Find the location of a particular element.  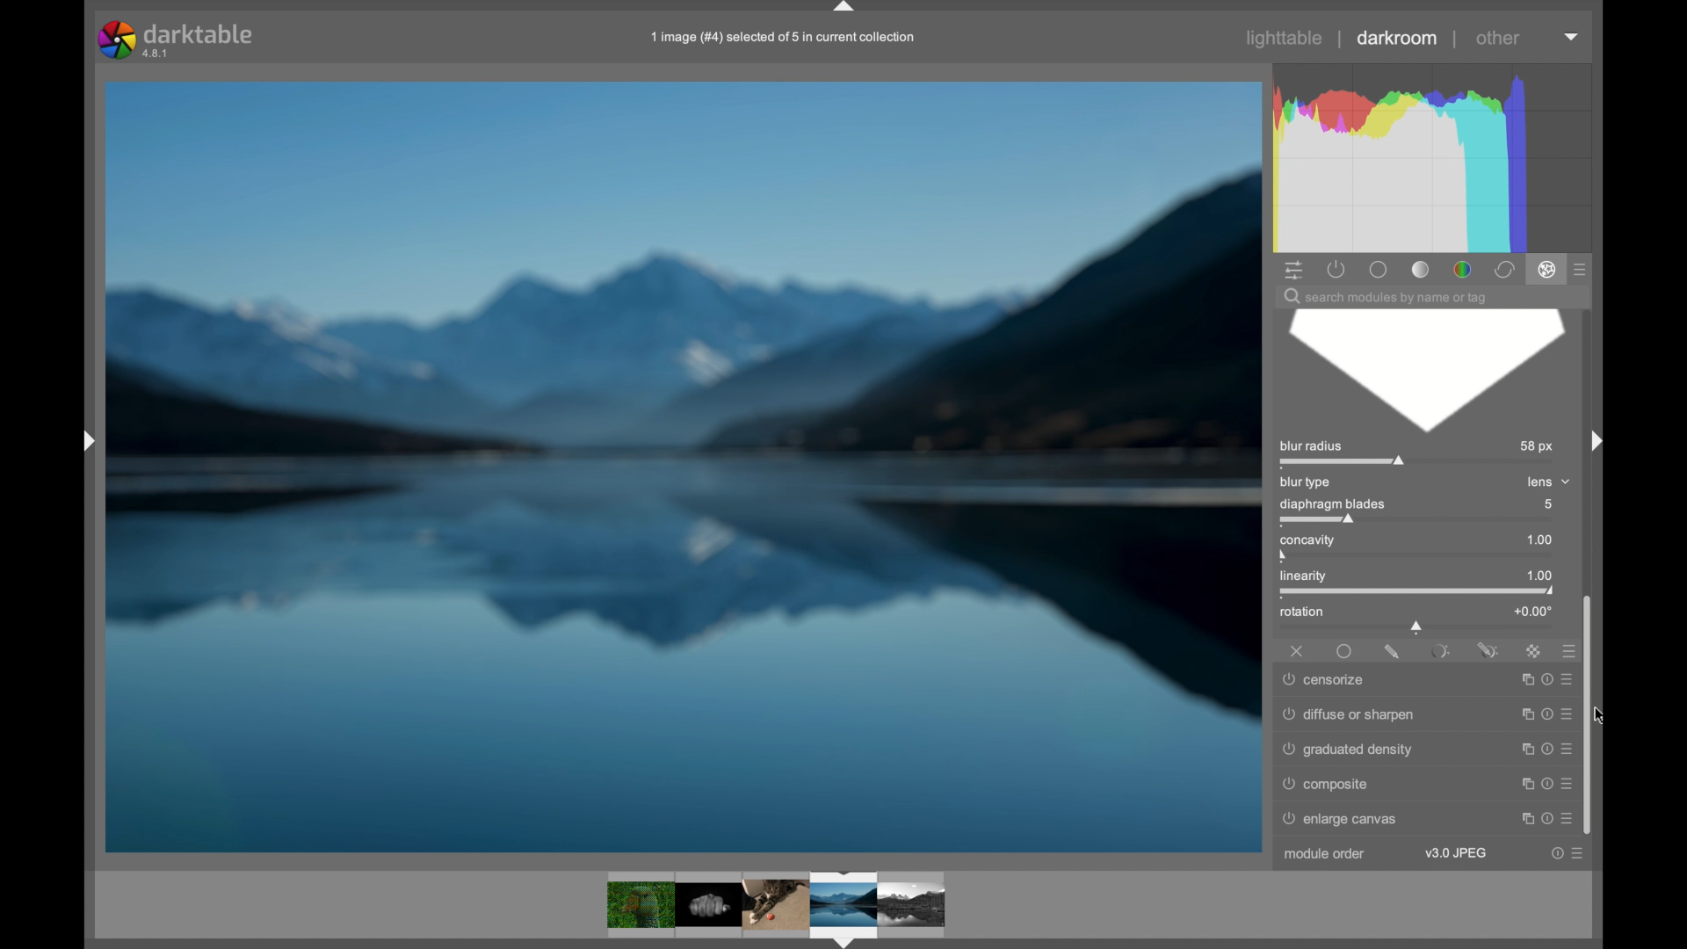

maximize is located at coordinates (1524, 677).